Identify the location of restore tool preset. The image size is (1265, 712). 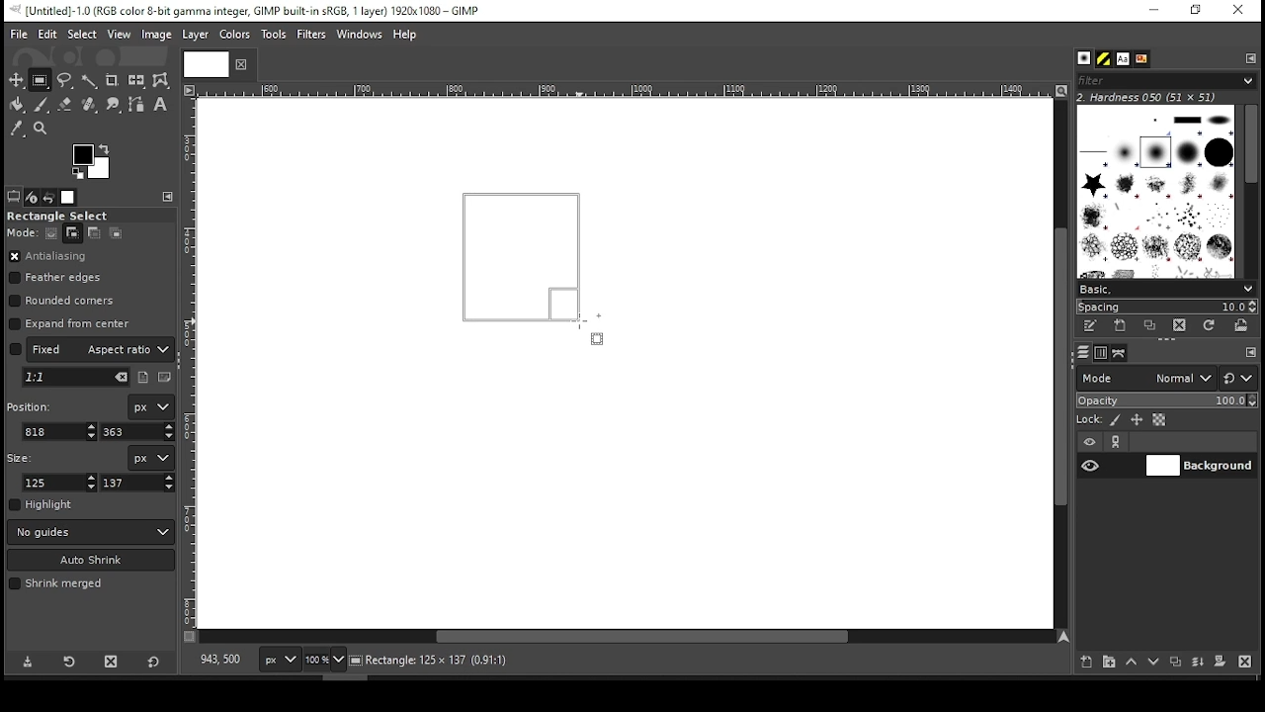
(71, 660).